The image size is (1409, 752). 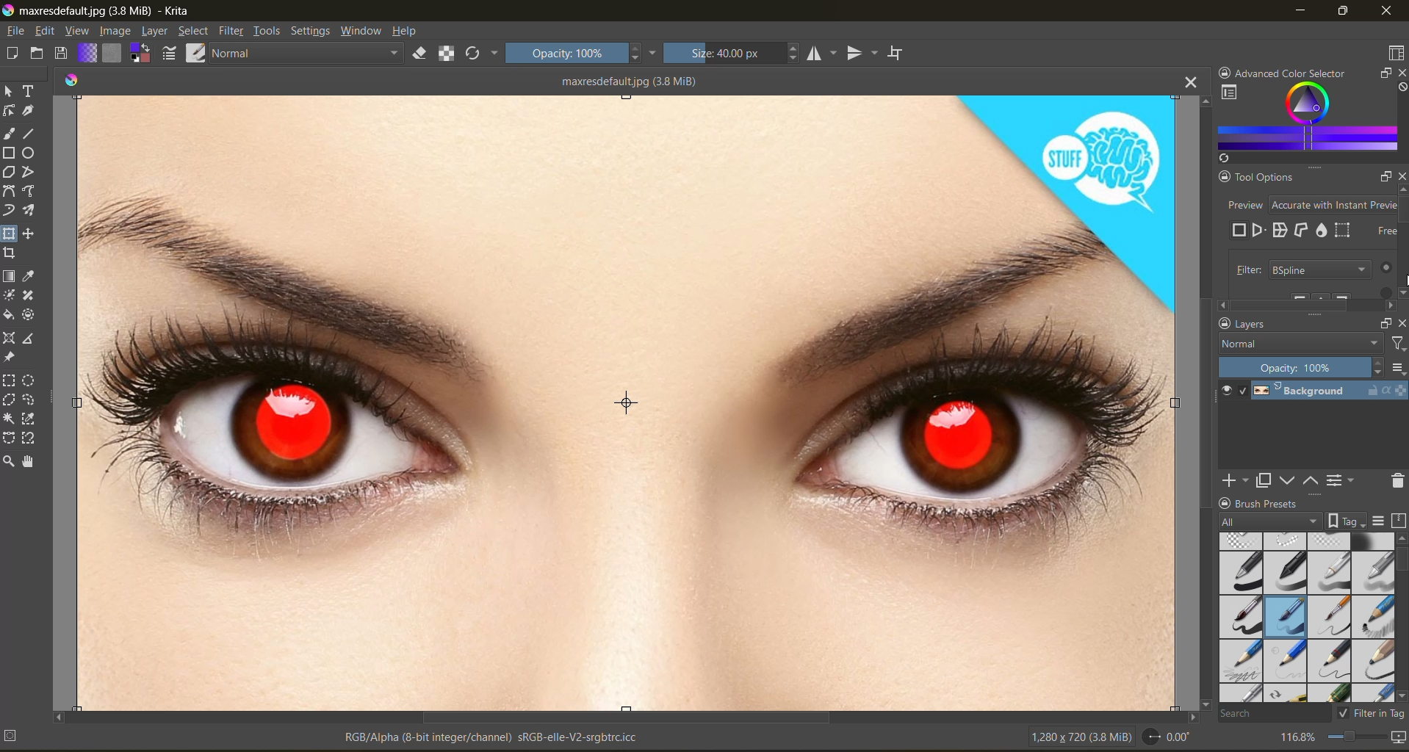 What do you see at coordinates (1385, 323) in the screenshot?
I see `float docker` at bounding box center [1385, 323].